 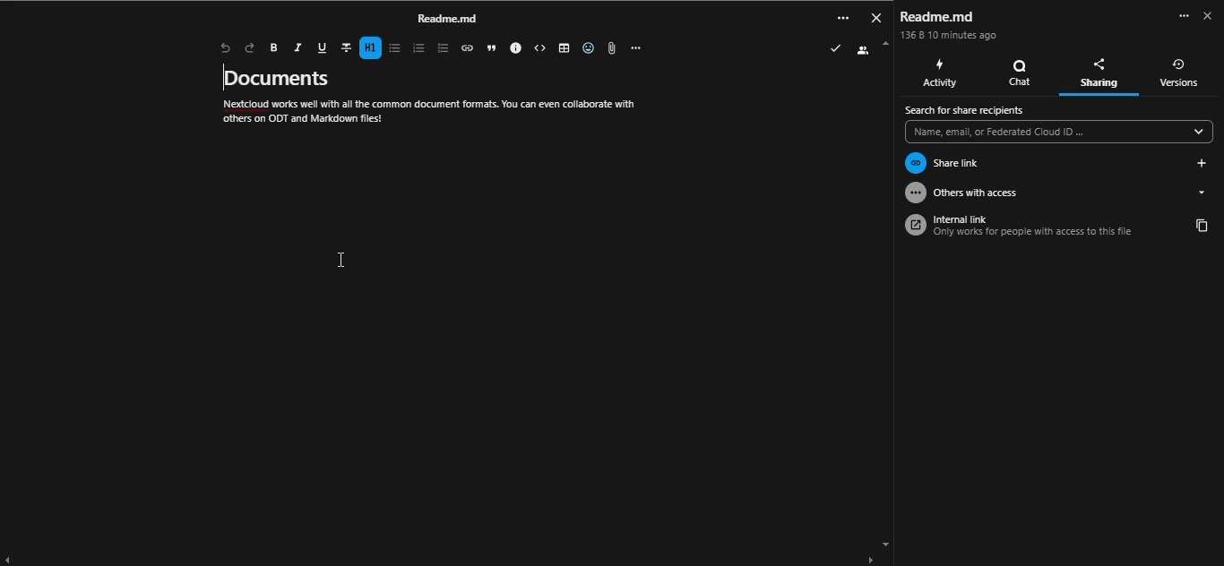 What do you see at coordinates (884, 544) in the screenshot?
I see `scroll down` at bounding box center [884, 544].